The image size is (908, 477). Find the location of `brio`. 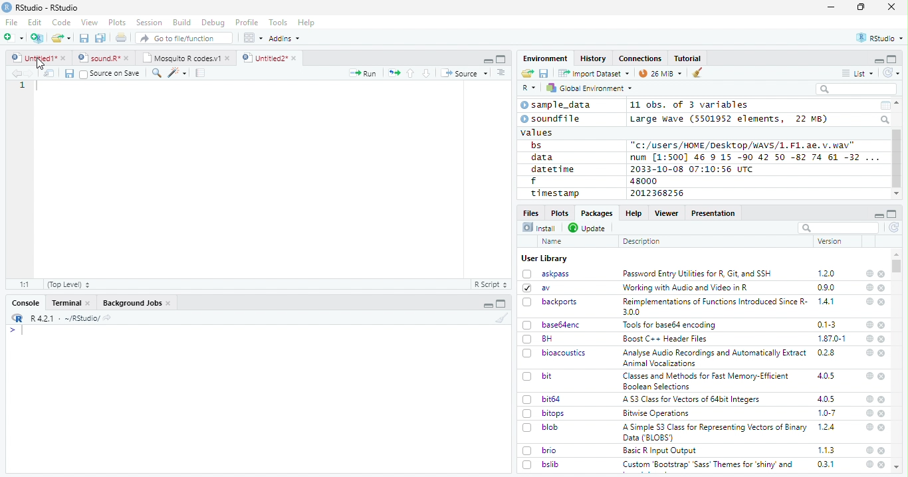

brio is located at coordinates (540, 450).